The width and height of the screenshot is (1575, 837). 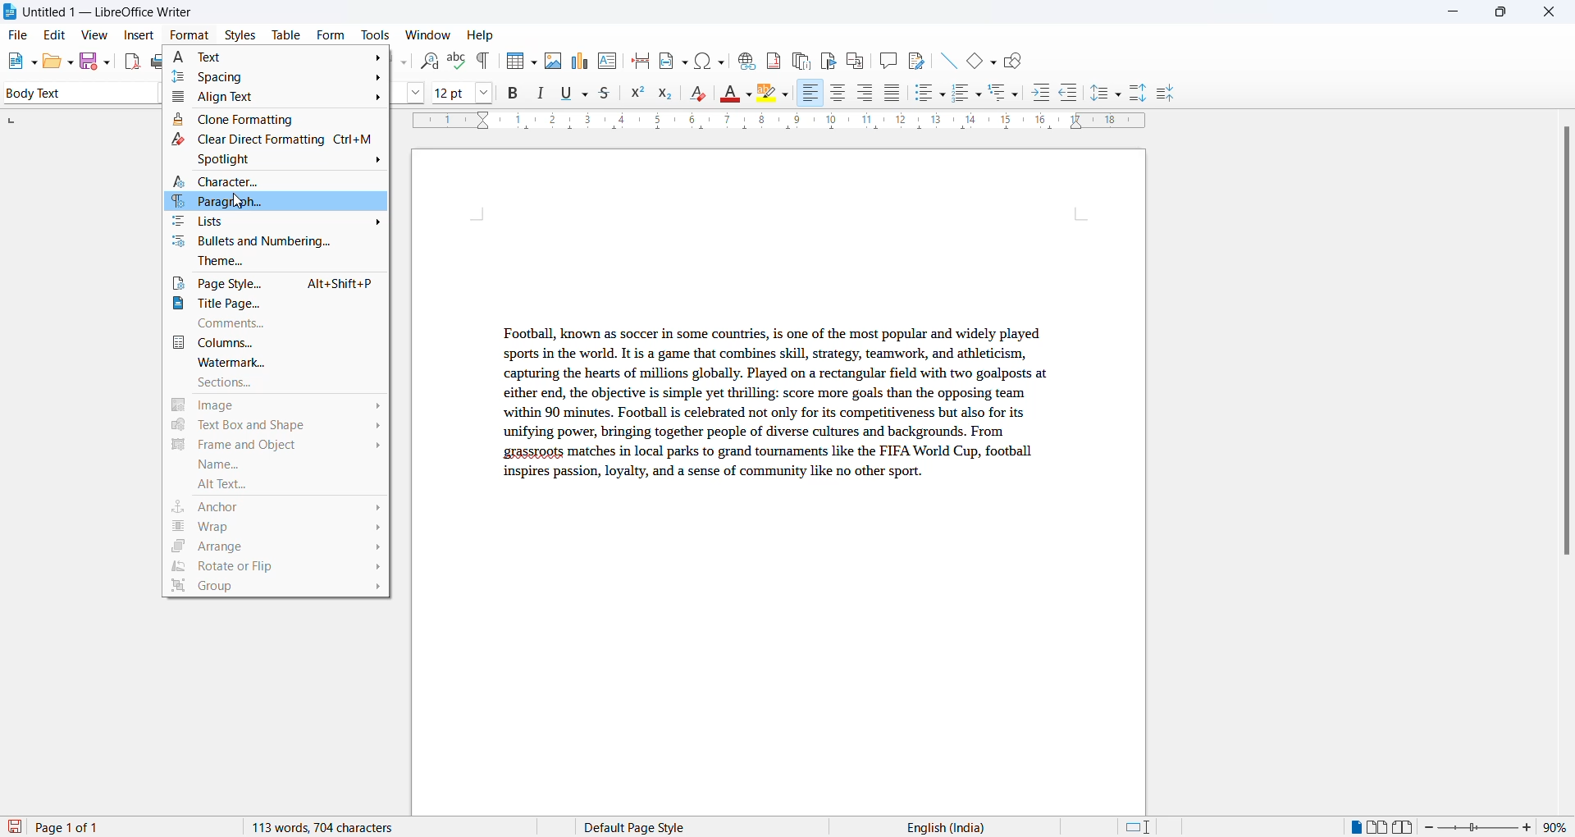 I want to click on increase indent, so click(x=1046, y=94).